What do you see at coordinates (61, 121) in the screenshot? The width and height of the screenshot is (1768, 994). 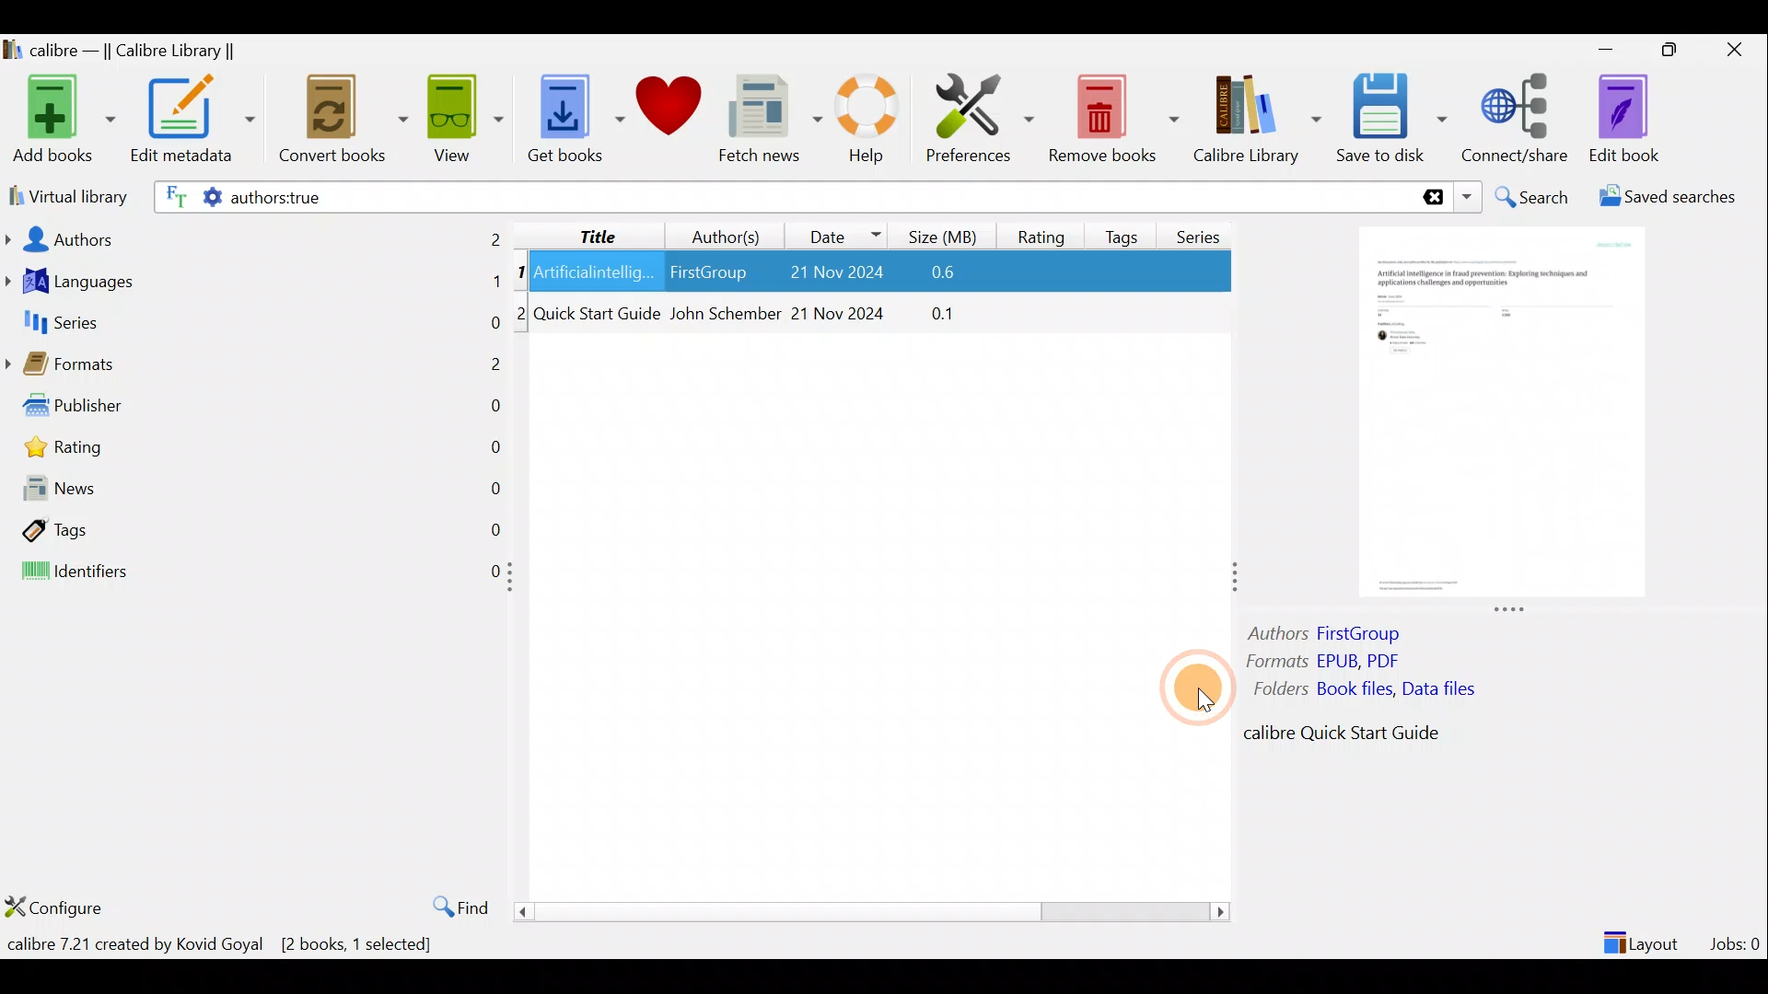 I see `Add books` at bounding box center [61, 121].